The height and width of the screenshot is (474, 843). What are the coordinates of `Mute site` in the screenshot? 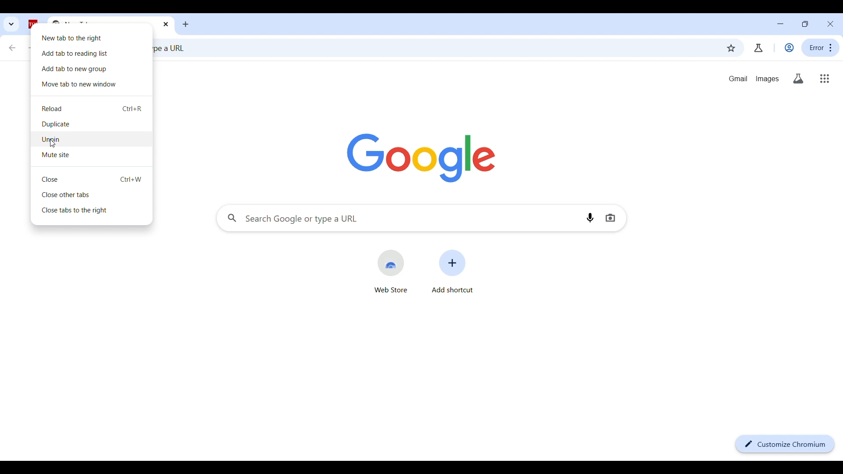 It's located at (93, 155).